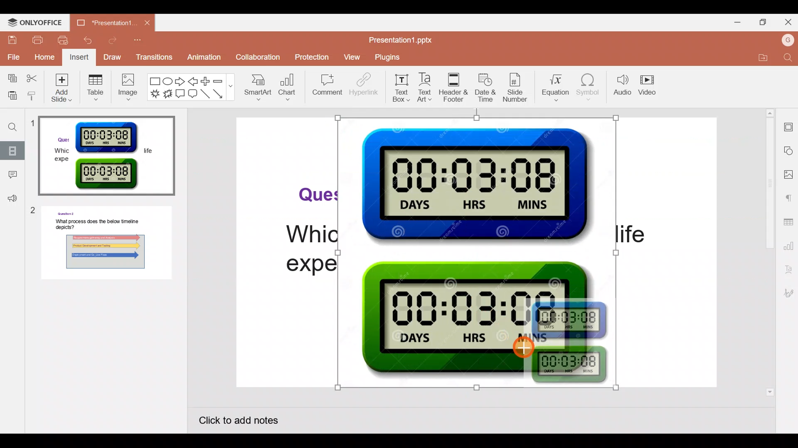 The height and width of the screenshot is (448, 798). I want to click on Ellipse, so click(167, 81).